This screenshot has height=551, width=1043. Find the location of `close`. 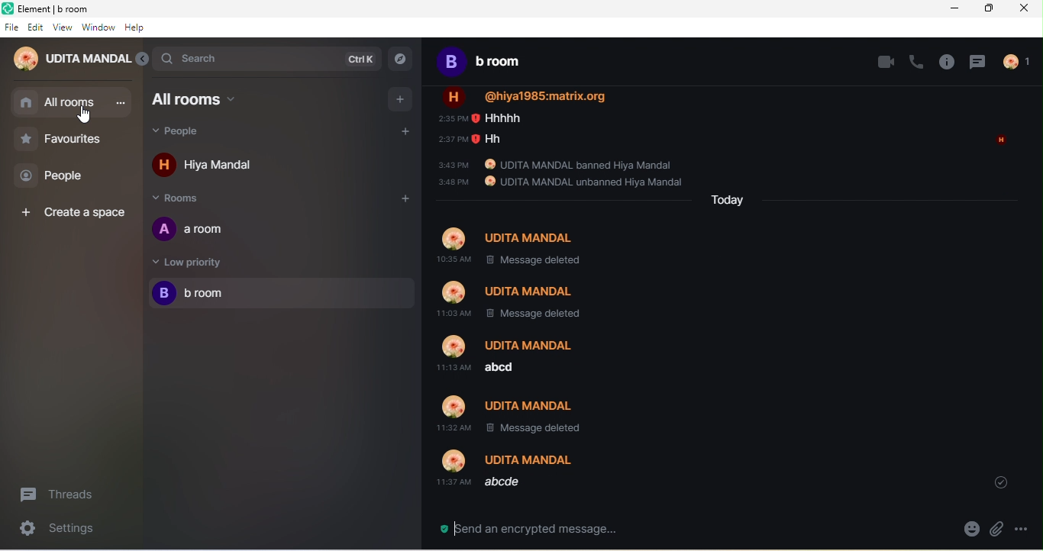

close is located at coordinates (1026, 11).